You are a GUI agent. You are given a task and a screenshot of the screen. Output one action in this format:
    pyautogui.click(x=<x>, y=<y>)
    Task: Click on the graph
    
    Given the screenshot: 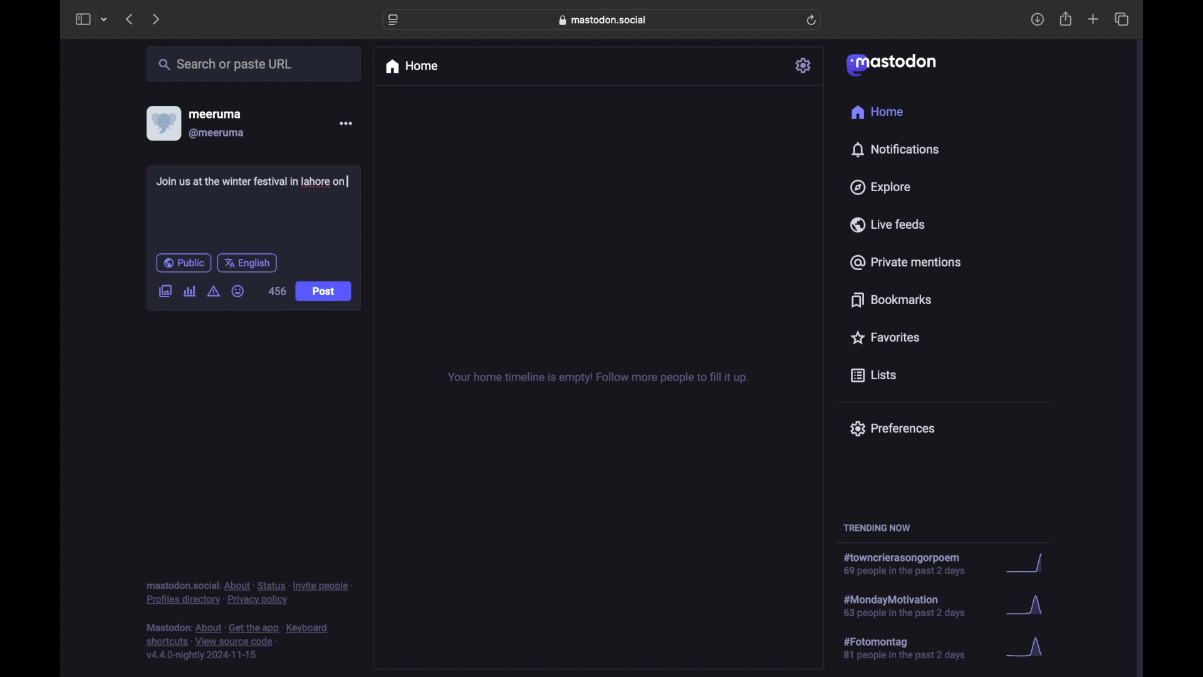 What is the action you would take?
    pyautogui.click(x=1029, y=648)
    